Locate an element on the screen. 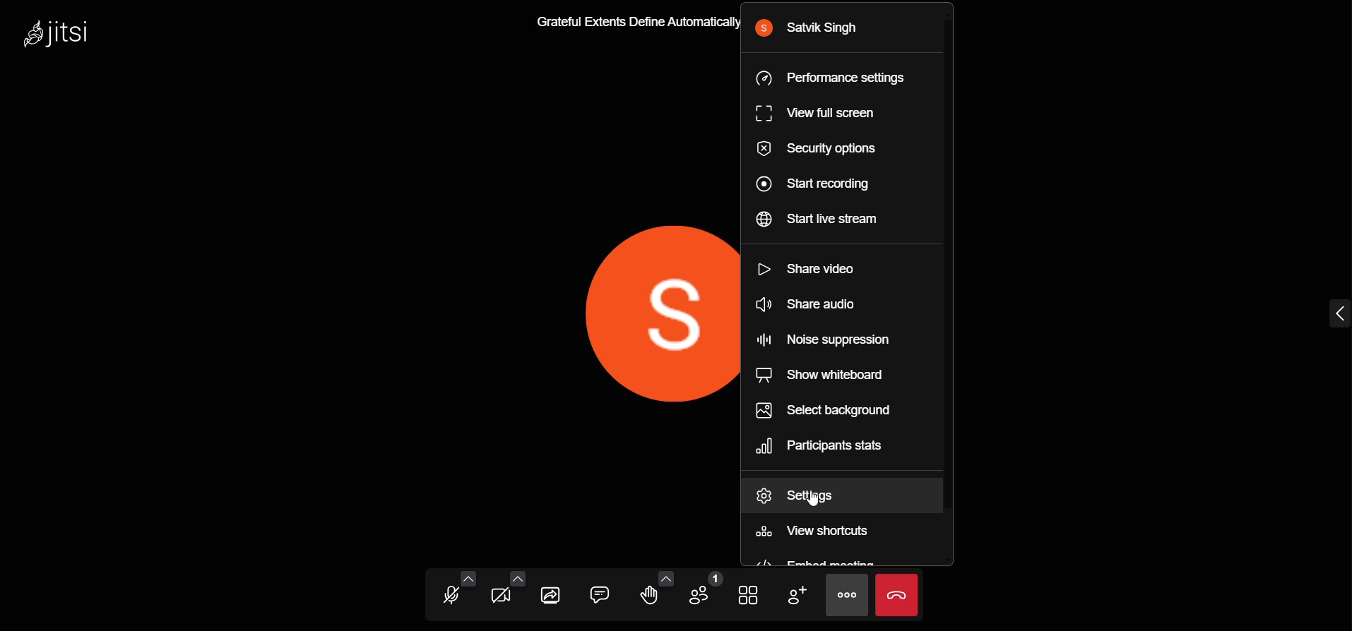 The image size is (1352, 631). start video is located at coordinates (814, 269).